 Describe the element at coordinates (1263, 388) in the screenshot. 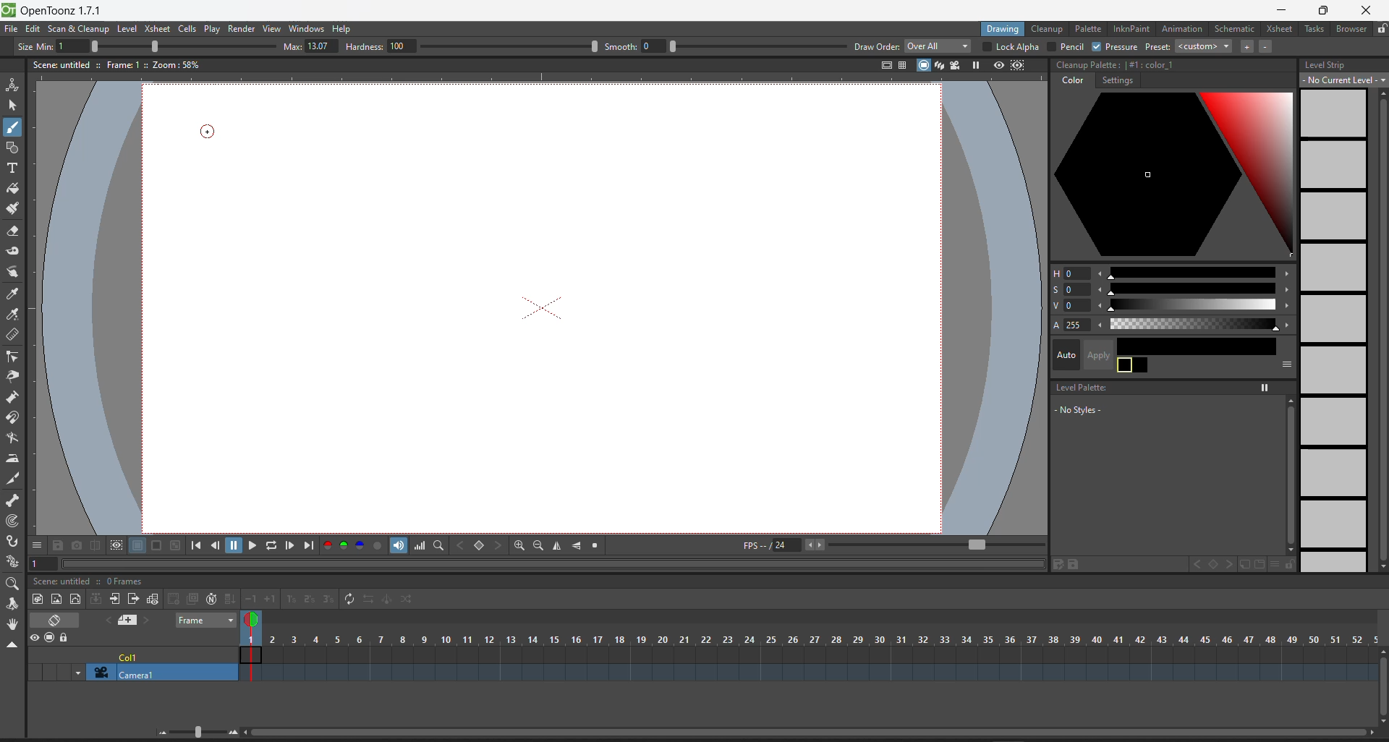

I see `freeze` at that location.